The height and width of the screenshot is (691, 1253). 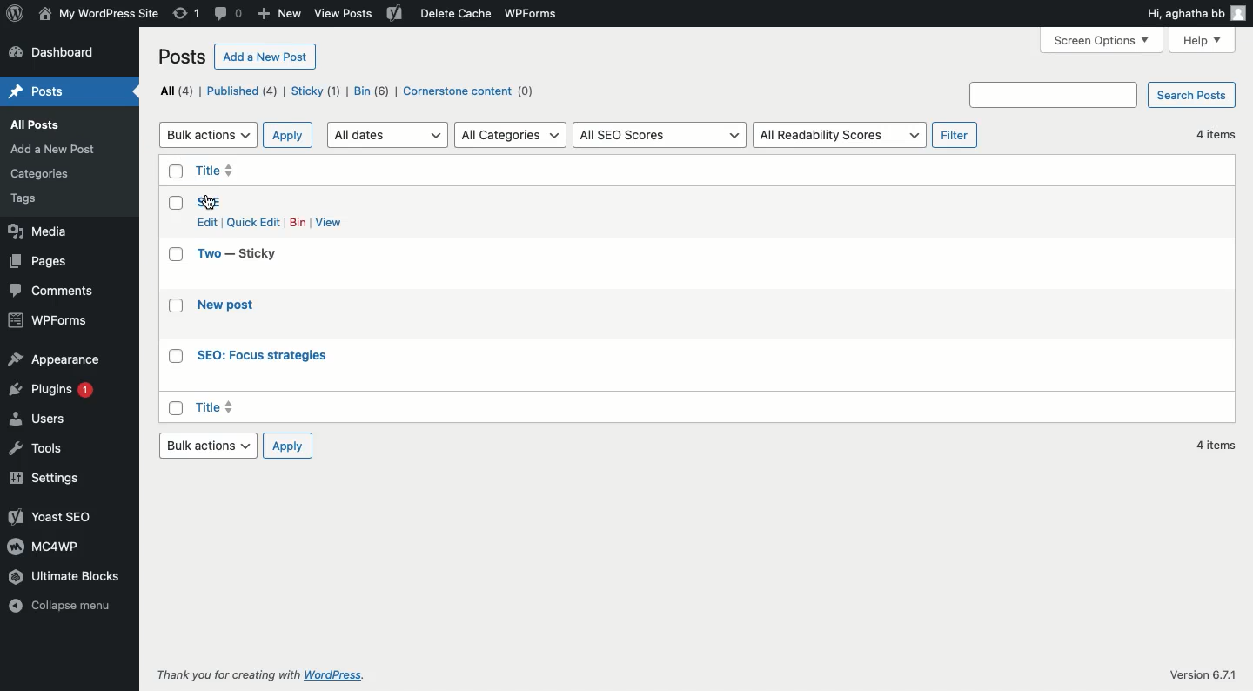 I want to click on Sticky, so click(x=316, y=91).